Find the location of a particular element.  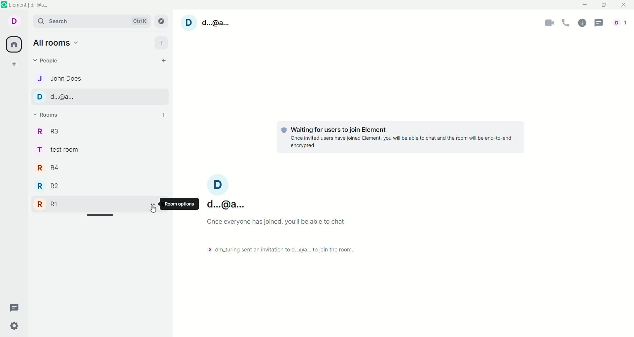

search is located at coordinates (92, 22).